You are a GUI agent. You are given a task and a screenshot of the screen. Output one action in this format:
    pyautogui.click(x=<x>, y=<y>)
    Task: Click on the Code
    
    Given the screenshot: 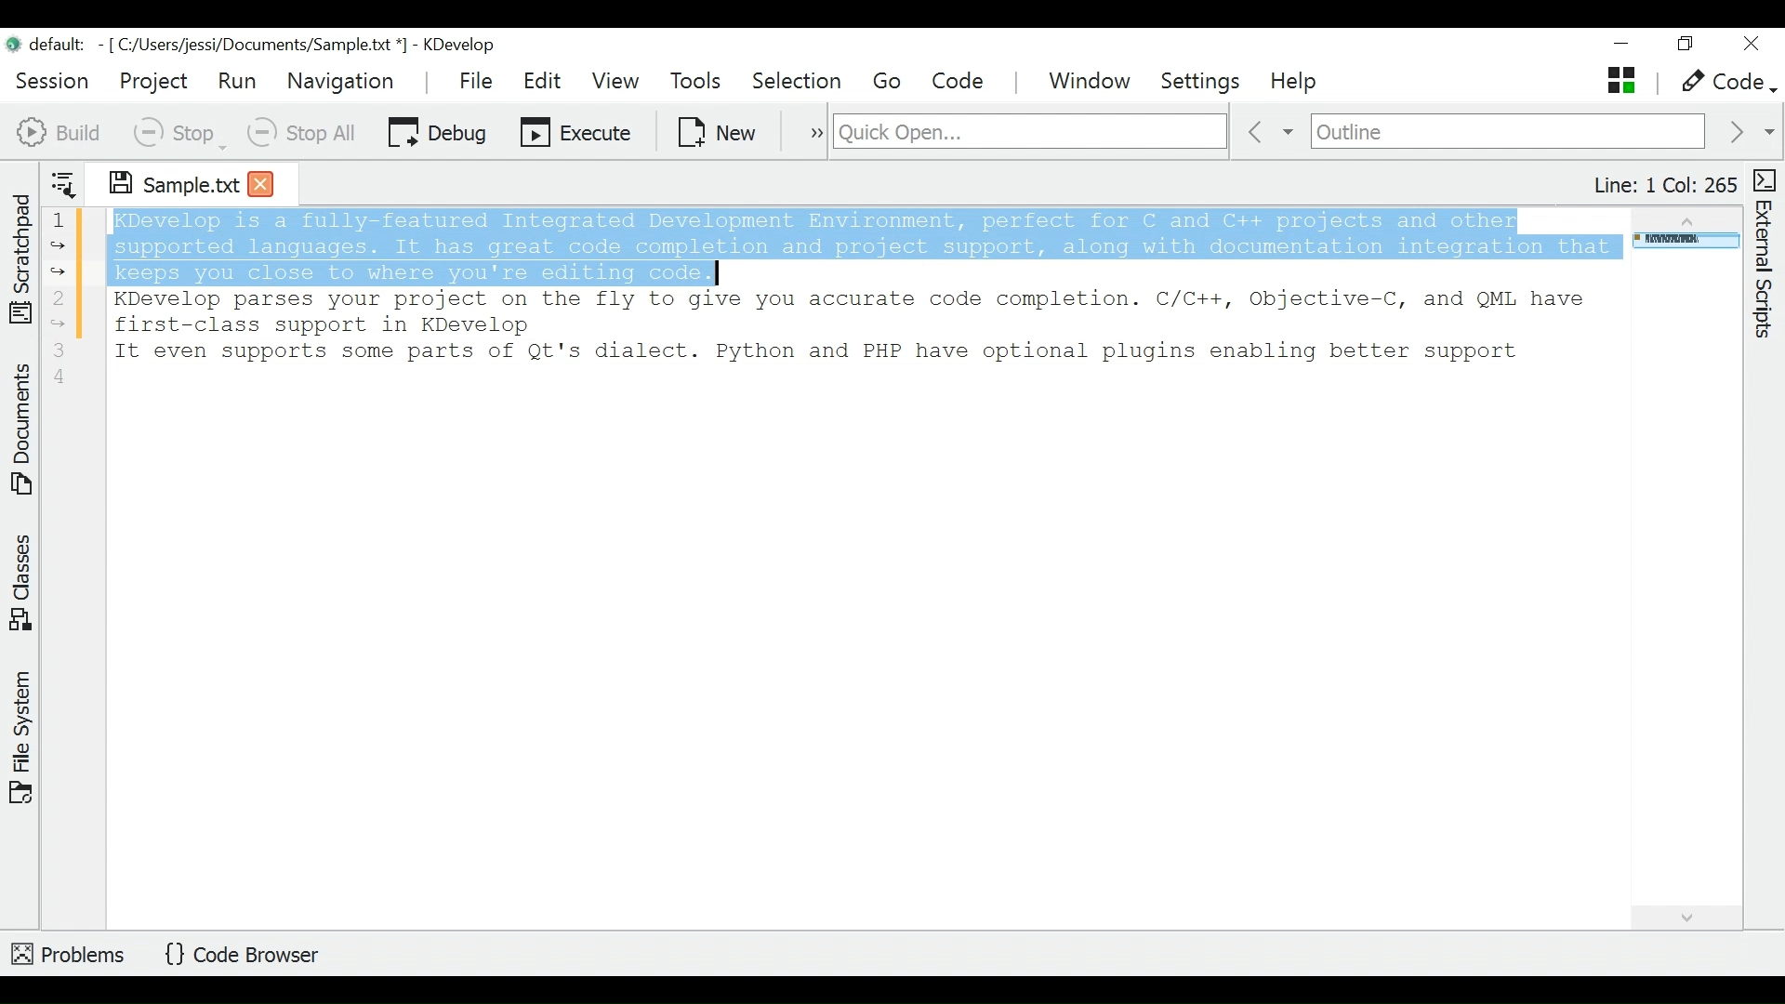 What is the action you would take?
    pyautogui.click(x=1725, y=83)
    